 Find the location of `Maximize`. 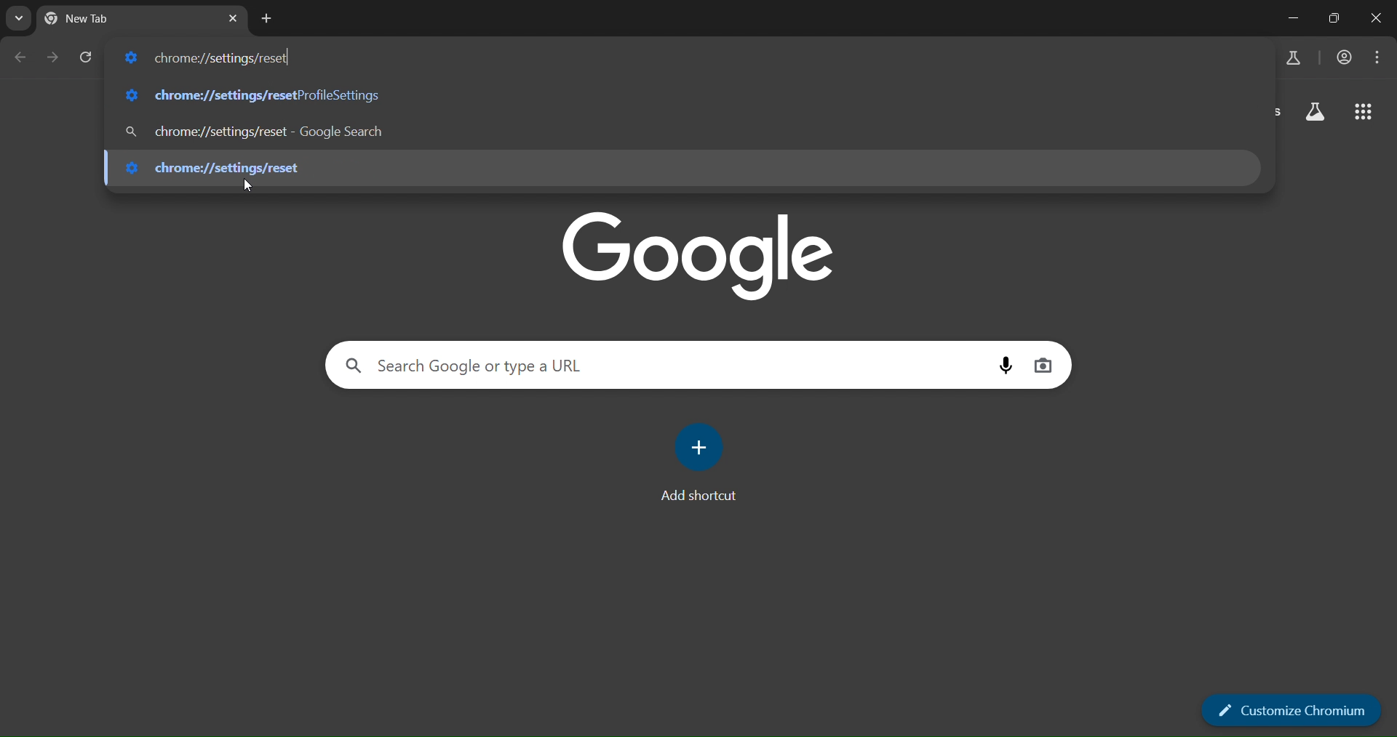

Maximize is located at coordinates (1337, 17).